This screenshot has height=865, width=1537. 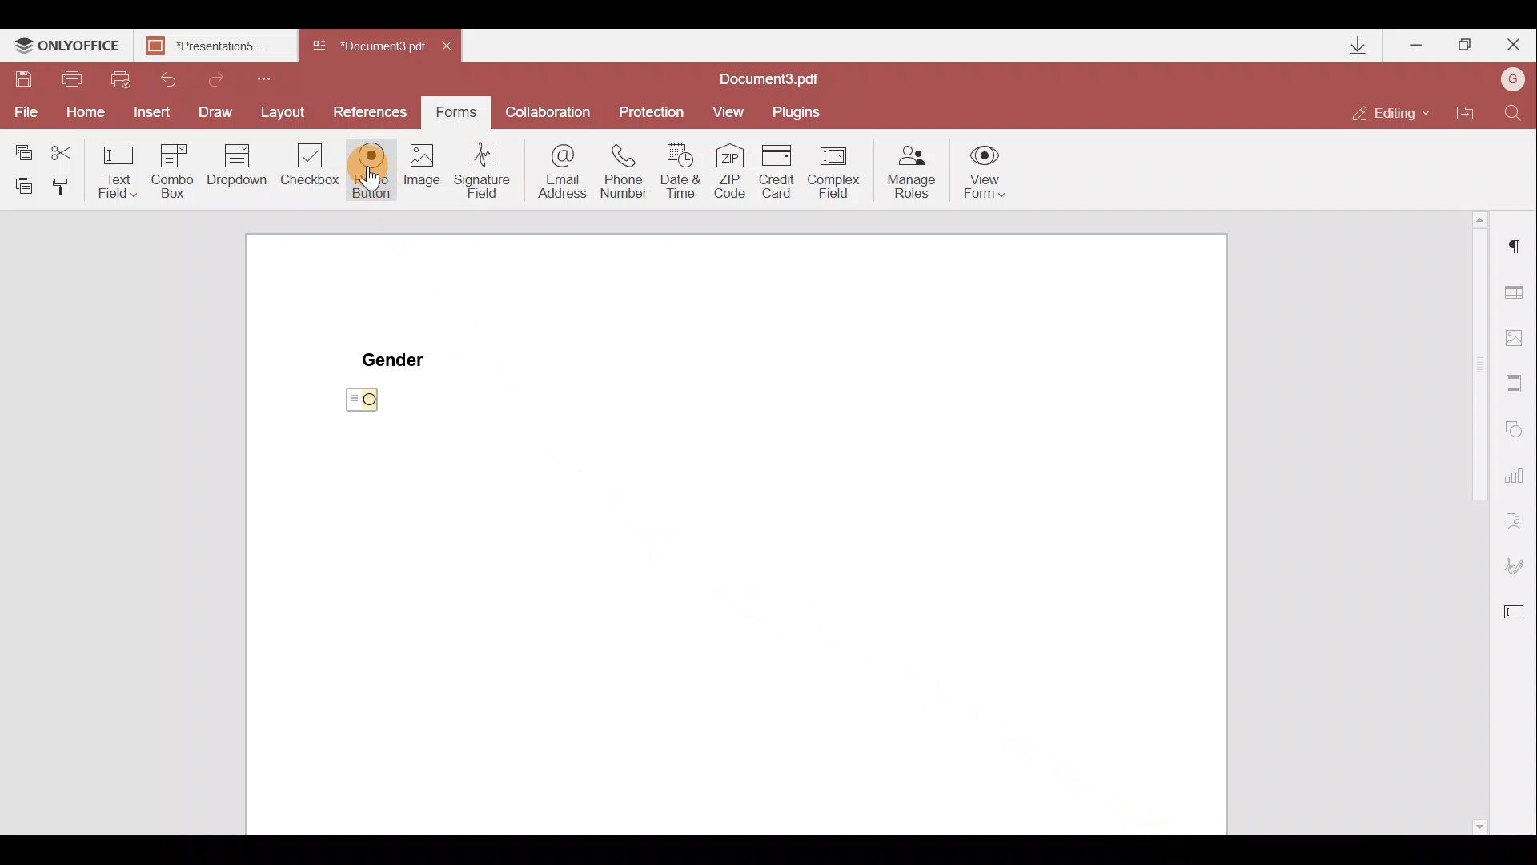 What do you see at coordinates (236, 172) in the screenshot?
I see `Dropdown` at bounding box center [236, 172].